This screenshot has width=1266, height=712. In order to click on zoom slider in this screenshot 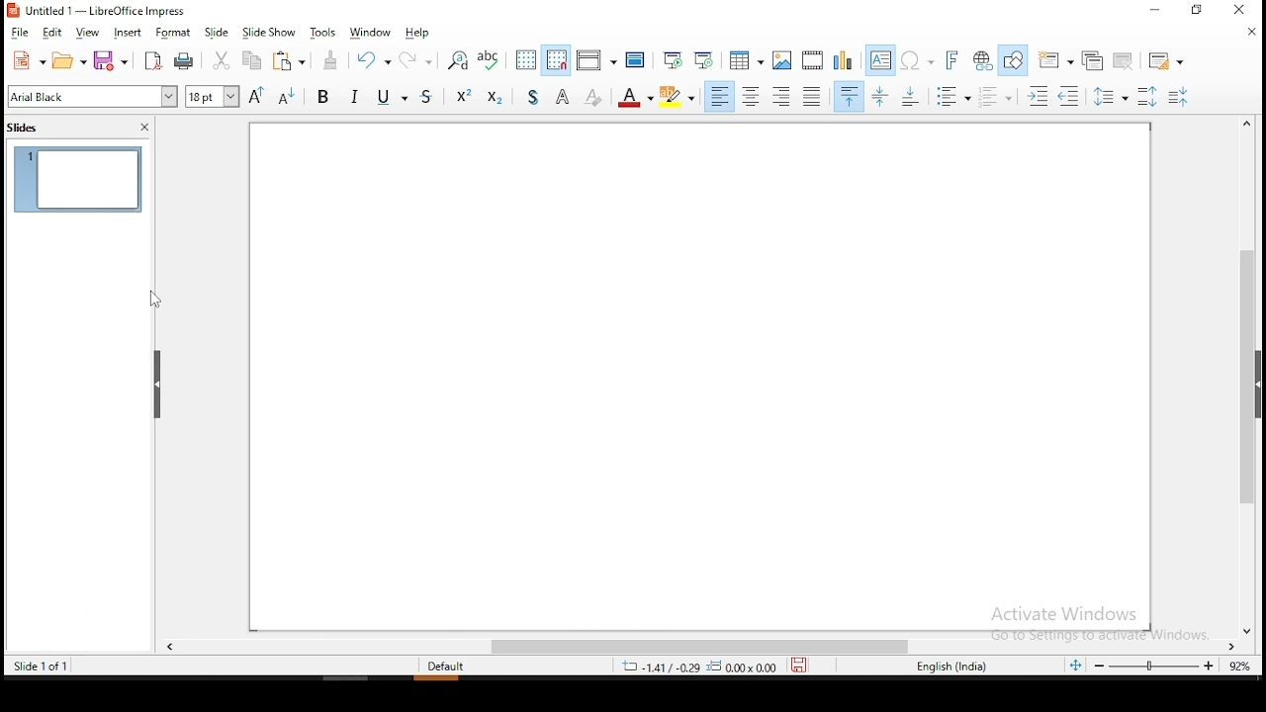, I will do `click(1156, 667)`.